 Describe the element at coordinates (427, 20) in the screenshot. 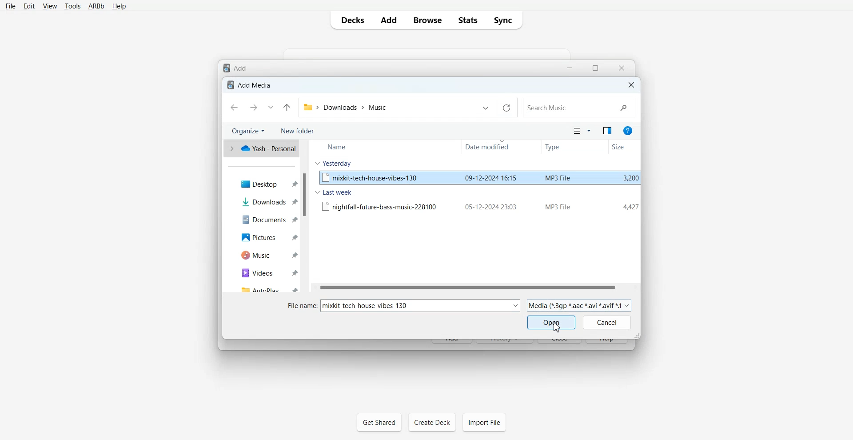

I see `Browse` at that location.